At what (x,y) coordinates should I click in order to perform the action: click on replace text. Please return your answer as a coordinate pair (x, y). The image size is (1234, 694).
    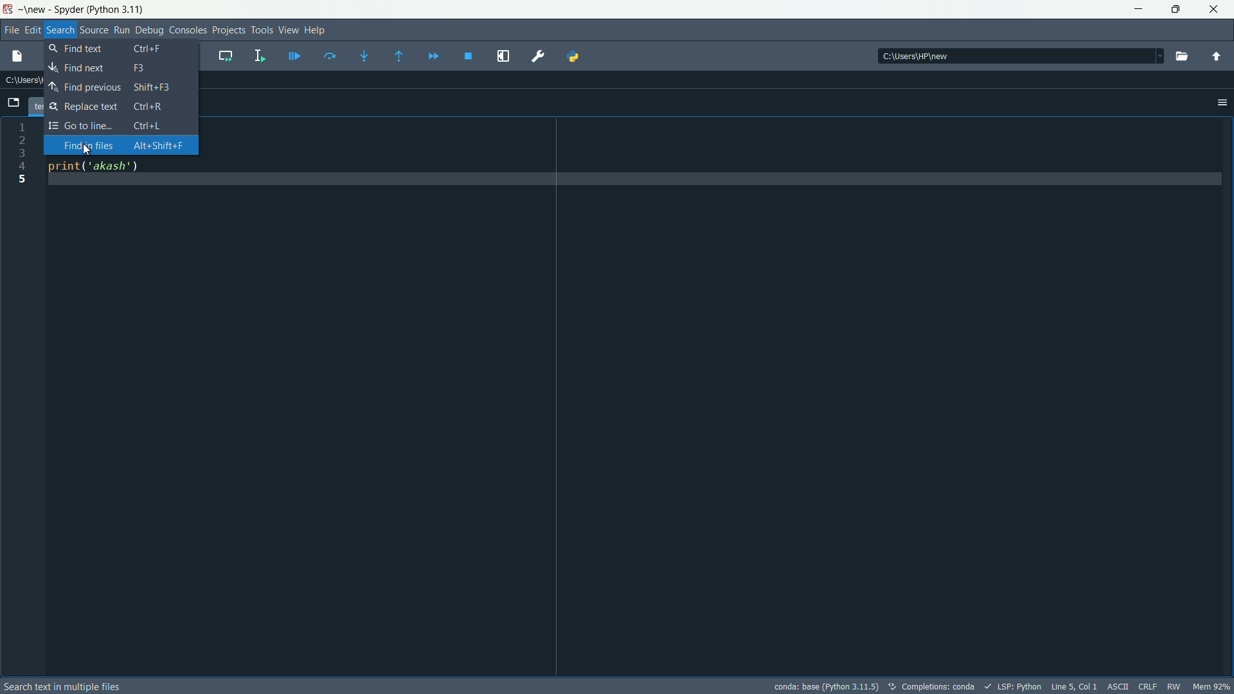
    Looking at the image, I should click on (121, 107).